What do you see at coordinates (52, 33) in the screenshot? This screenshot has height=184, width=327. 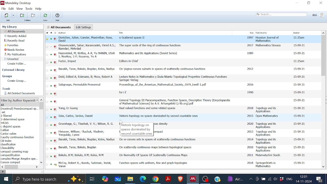 I see `read status` at bounding box center [52, 33].